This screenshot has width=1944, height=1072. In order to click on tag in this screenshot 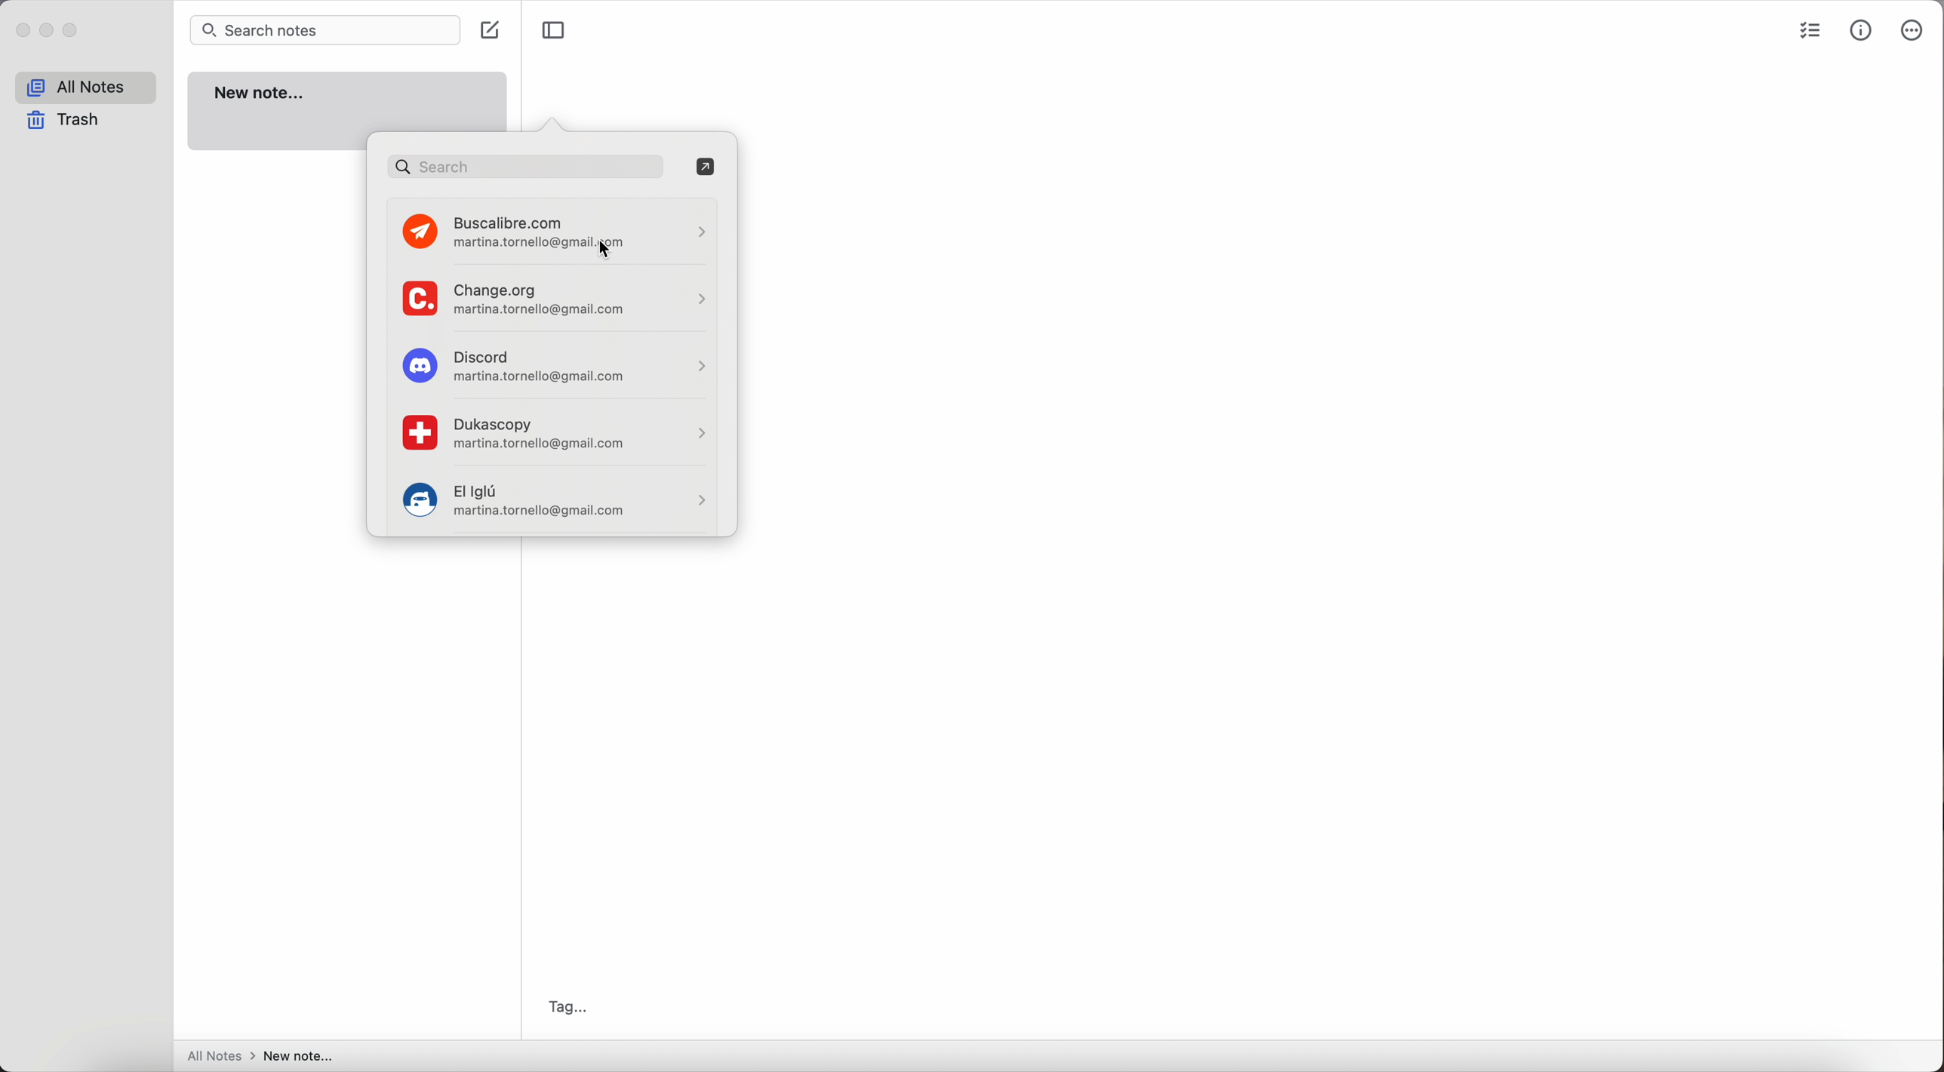, I will do `click(573, 1005)`.